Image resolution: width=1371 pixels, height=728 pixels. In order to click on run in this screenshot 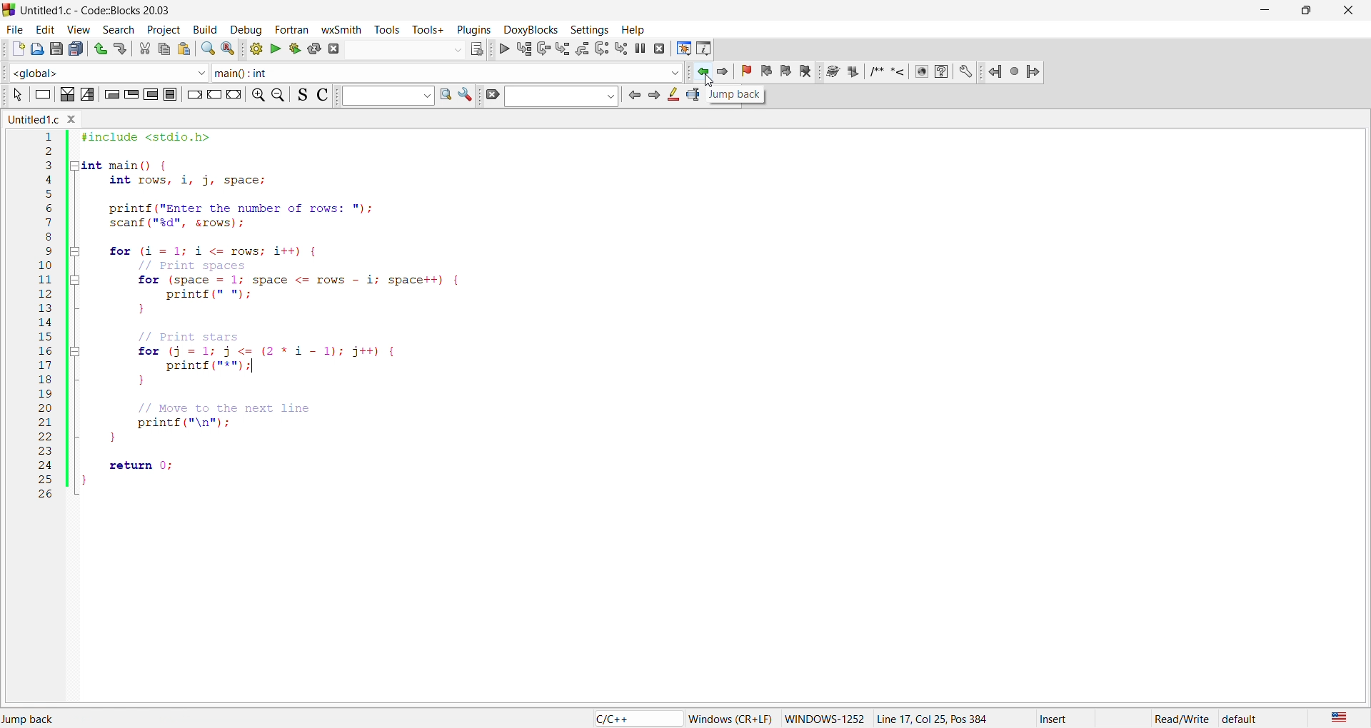, I will do `click(276, 49)`.